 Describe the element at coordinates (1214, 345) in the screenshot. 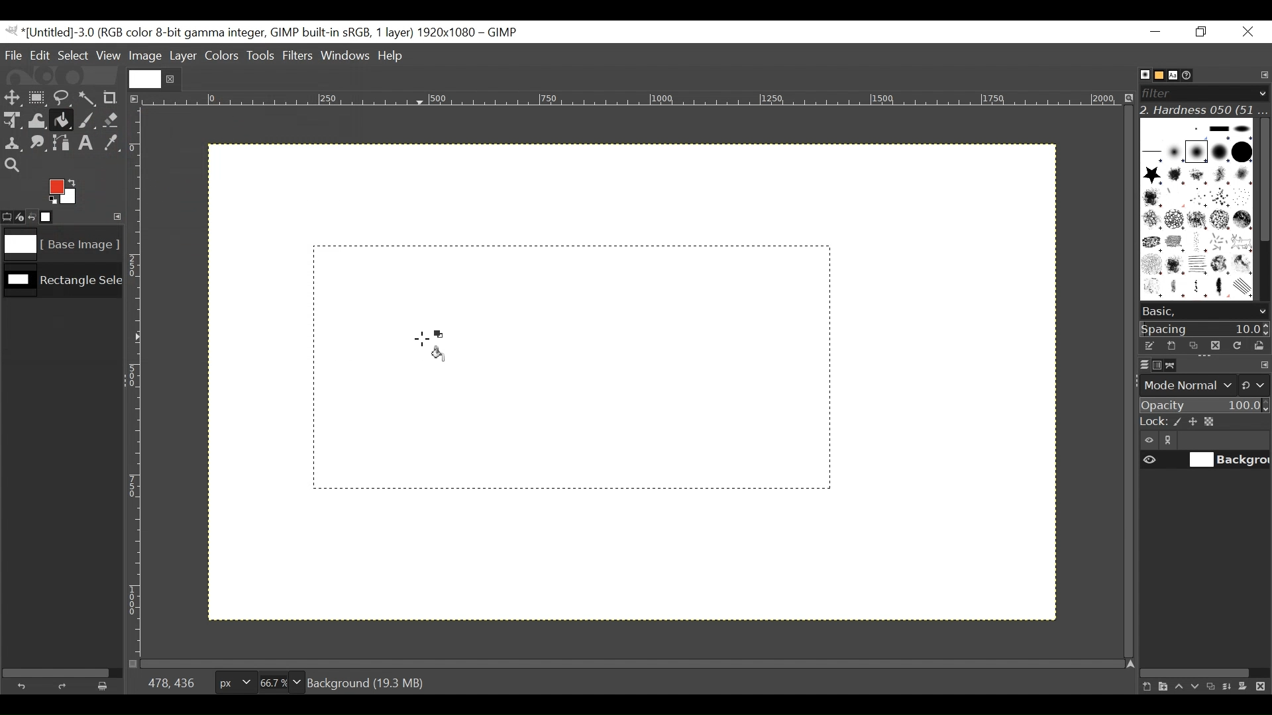

I see `Duplicate brush` at that location.